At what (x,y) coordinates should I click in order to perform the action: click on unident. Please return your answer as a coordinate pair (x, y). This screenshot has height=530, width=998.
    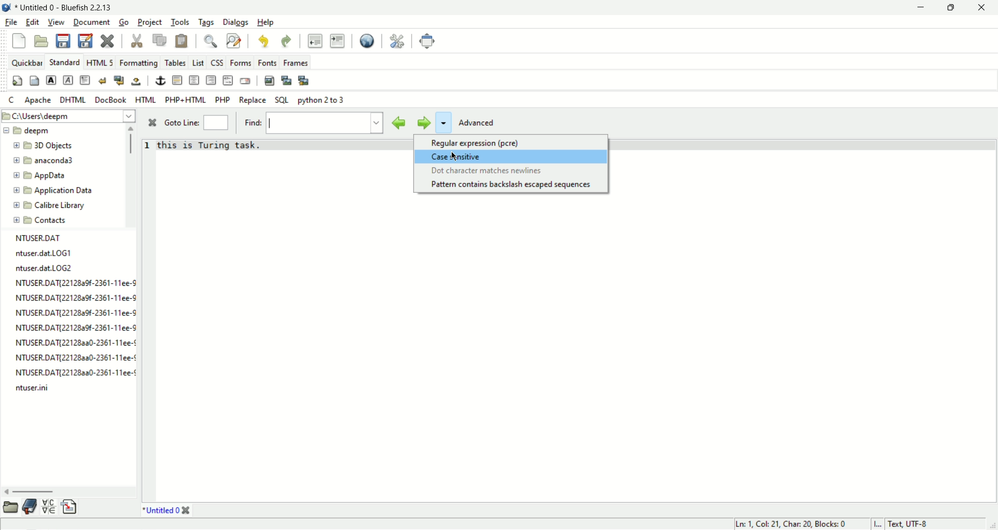
    Looking at the image, I should click on (314, 41).